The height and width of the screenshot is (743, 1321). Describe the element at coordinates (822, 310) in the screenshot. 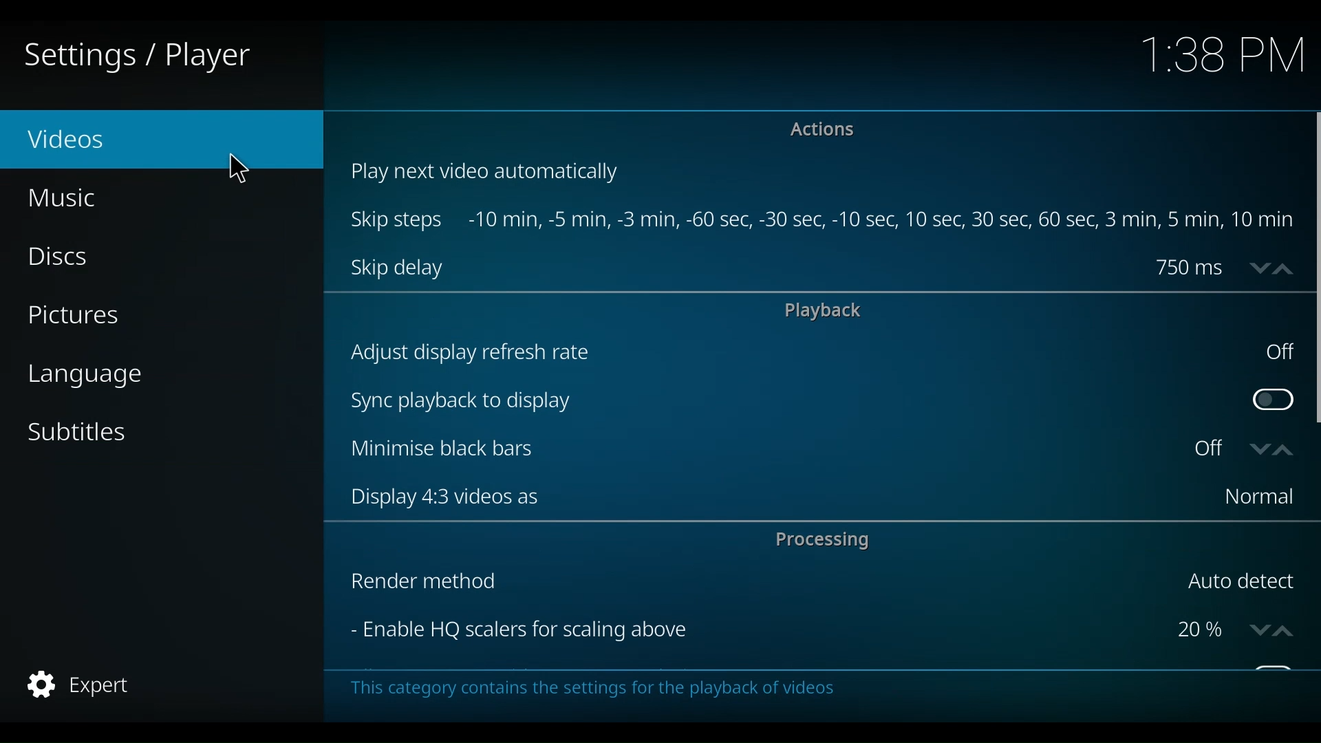

I see `playback` at that location.